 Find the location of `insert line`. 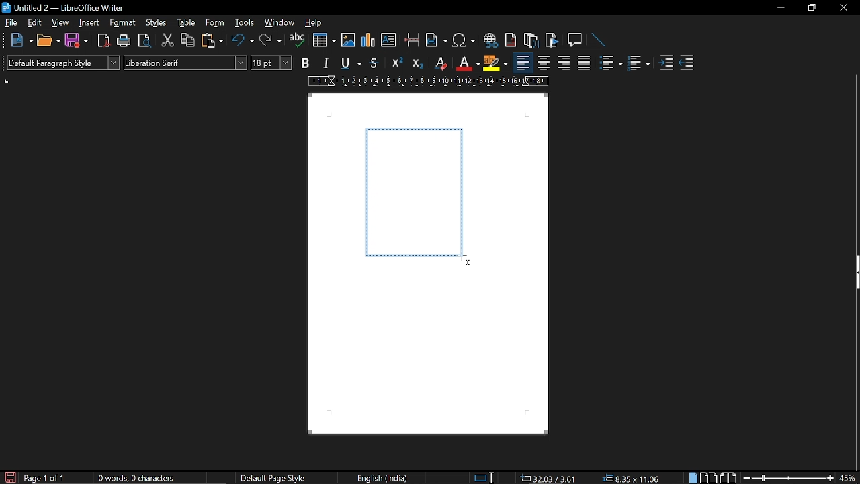

insert line is located at coordinates (595, 40).